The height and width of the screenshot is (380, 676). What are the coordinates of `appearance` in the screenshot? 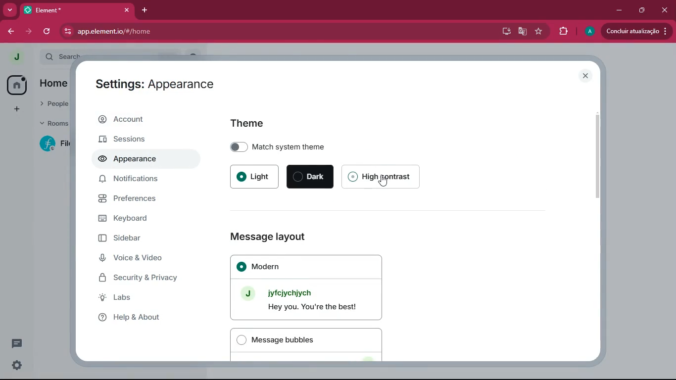 It's located at (135, 160).